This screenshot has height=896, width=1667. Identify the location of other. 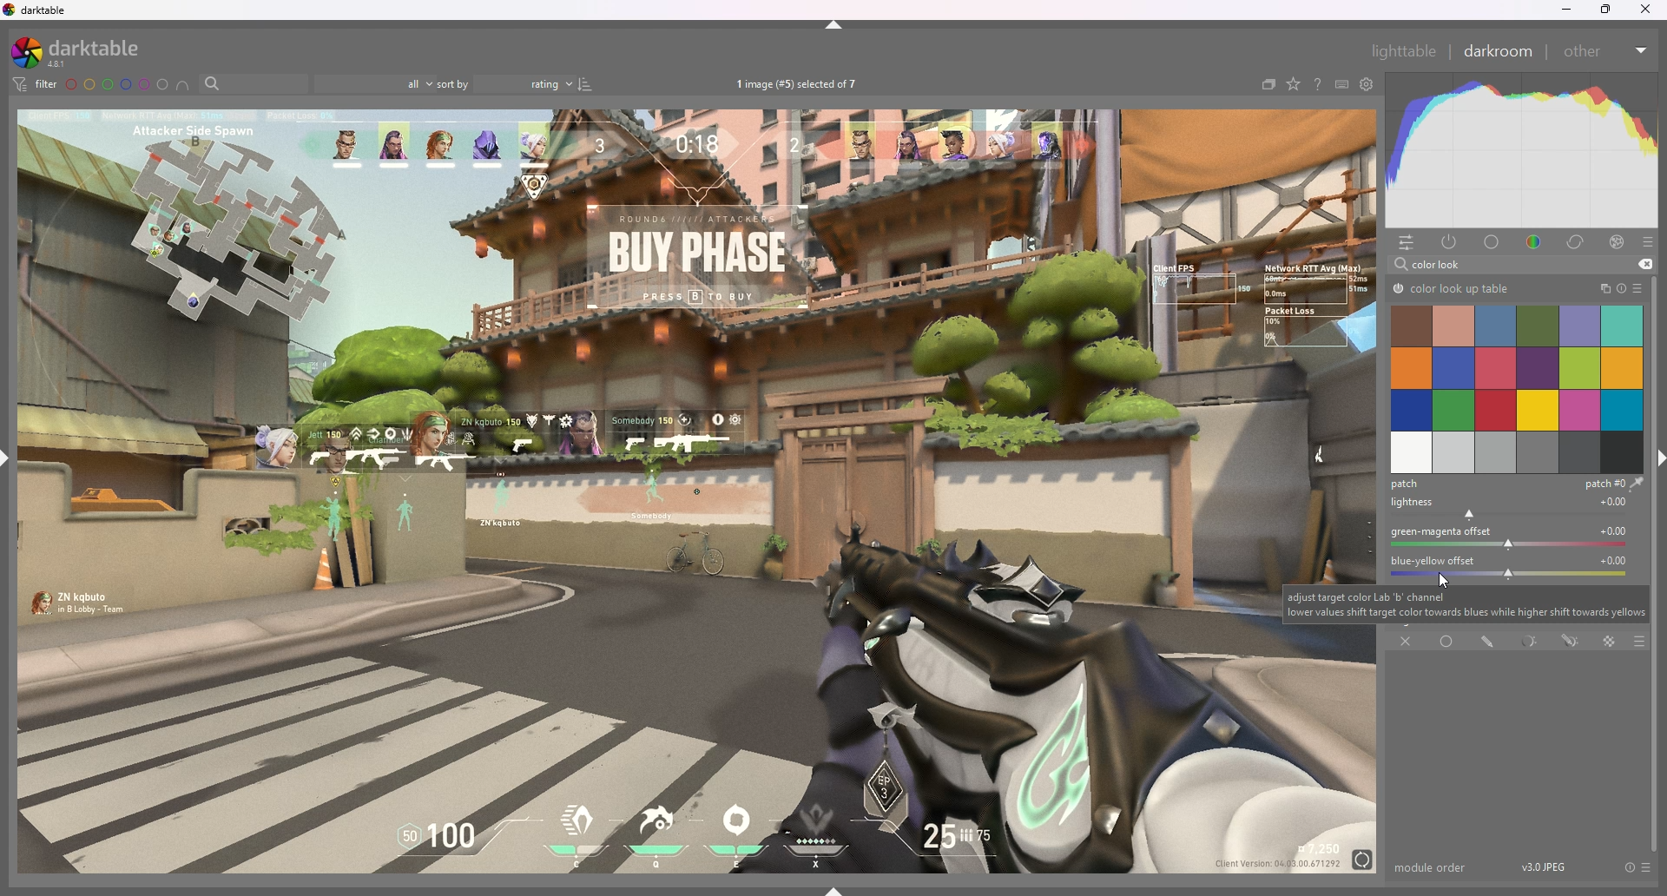
(1607, 51).